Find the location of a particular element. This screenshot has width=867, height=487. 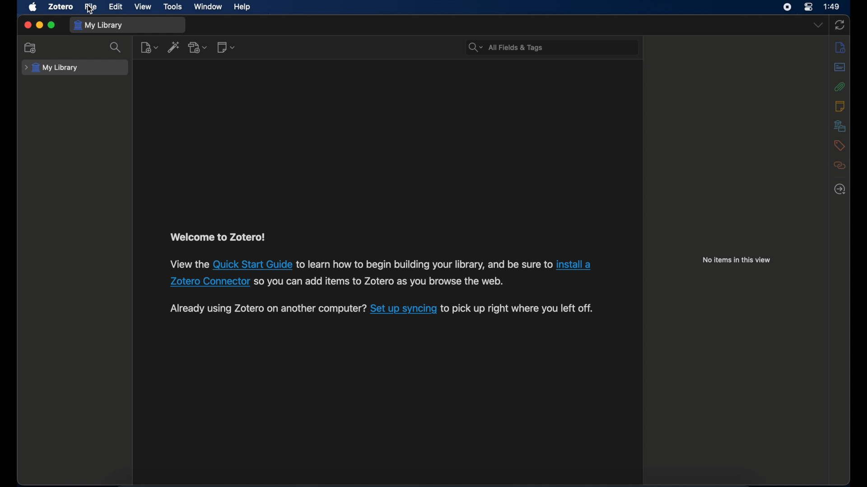

new collection is located at coordinates (32, 48).